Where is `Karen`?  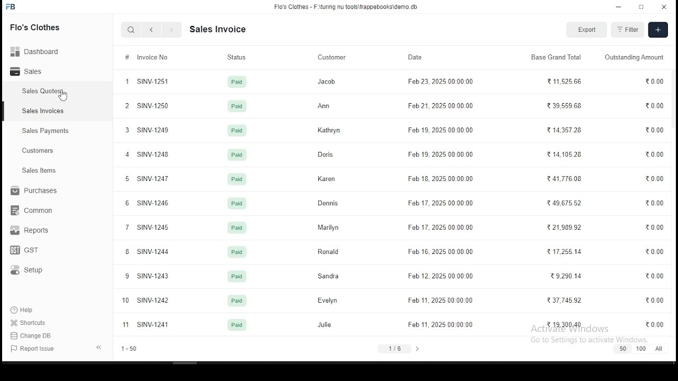 Karen is located at coordinates (328, 177).